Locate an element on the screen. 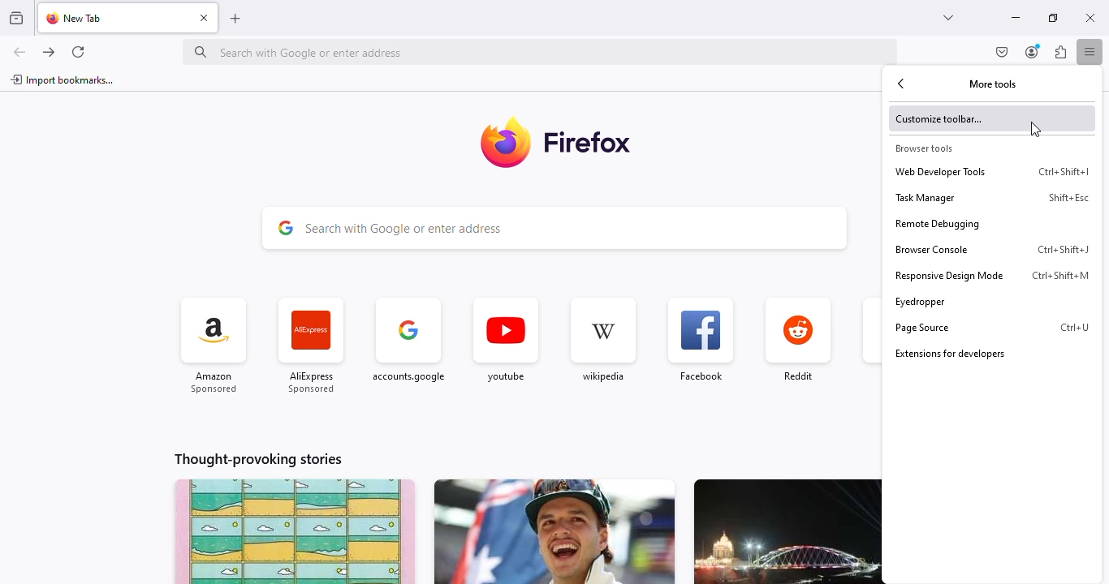 Image resolution: width=1109 pixels, height=584 pixels. go back one page is located at coordinates (19, 52).